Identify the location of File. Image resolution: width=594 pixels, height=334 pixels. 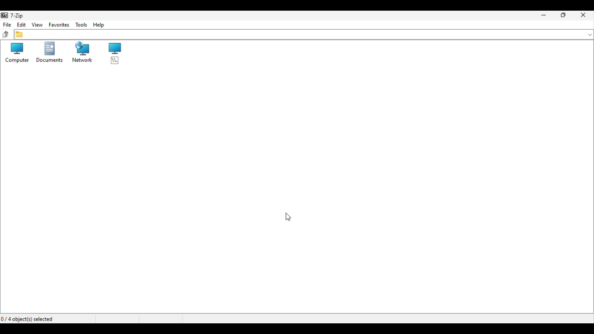
(6, 25).